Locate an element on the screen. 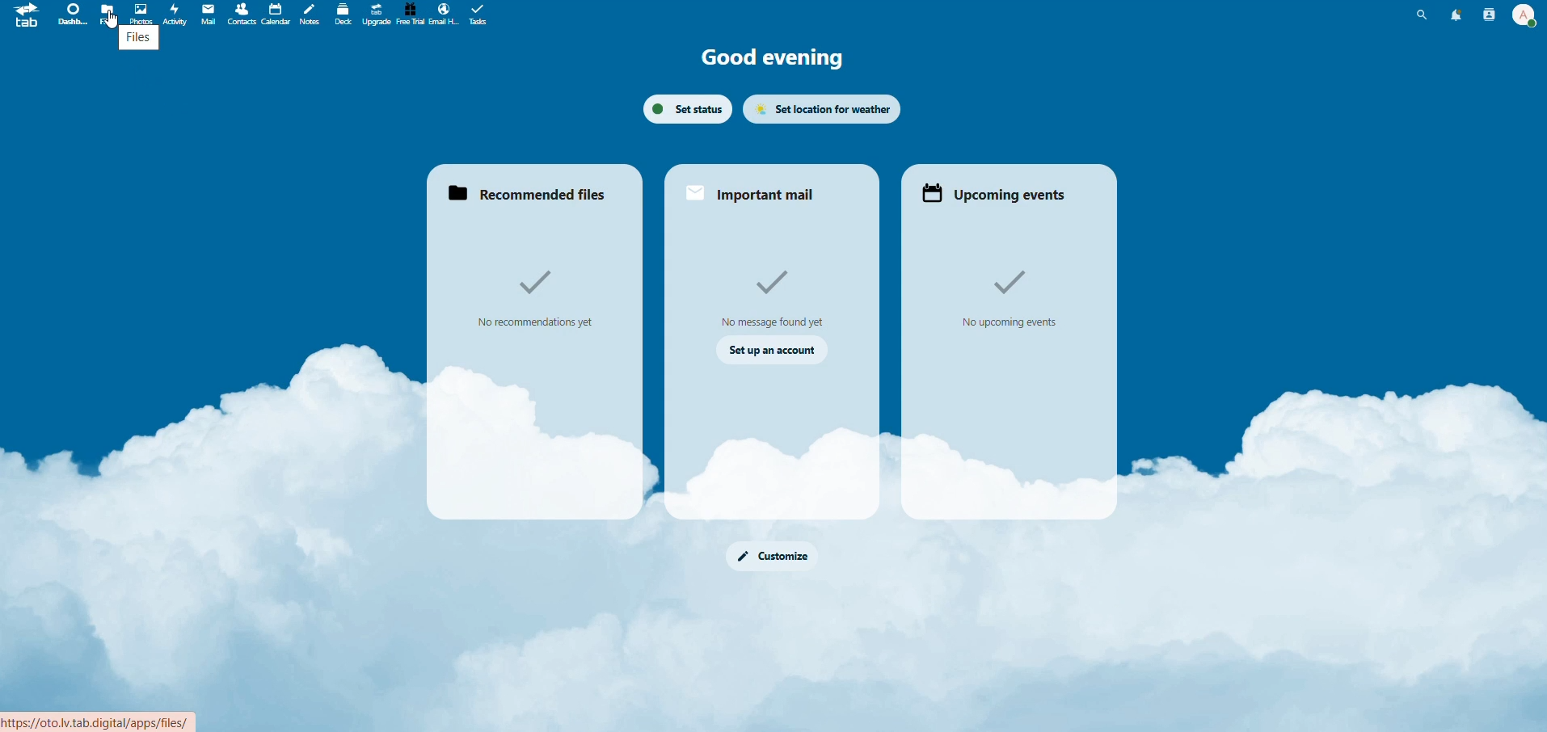  logo is located at coordinates (26, 20).